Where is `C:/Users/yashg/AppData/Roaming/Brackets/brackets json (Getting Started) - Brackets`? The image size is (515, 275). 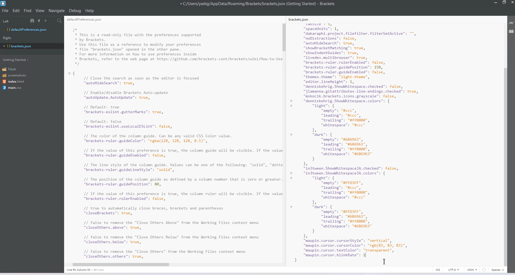 C:/Users/yashg/AppData/Roaming/Brackets/brackets json (Getting Started) - Brackets is located at coordinates (258, 4).